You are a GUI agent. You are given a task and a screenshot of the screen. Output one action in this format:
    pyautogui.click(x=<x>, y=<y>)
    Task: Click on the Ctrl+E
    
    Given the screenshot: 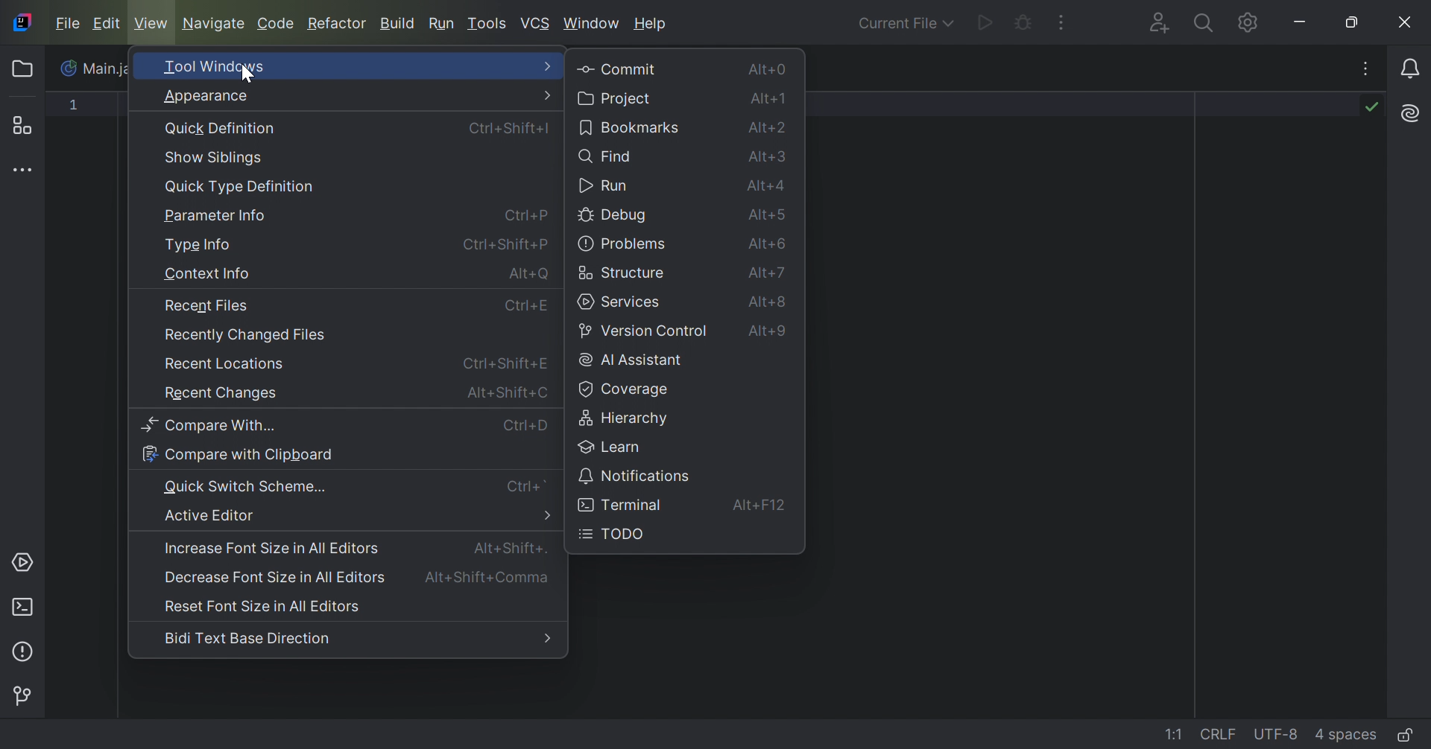 What is the action you would take?
    pyautogui.click(x=527, y=307)
    